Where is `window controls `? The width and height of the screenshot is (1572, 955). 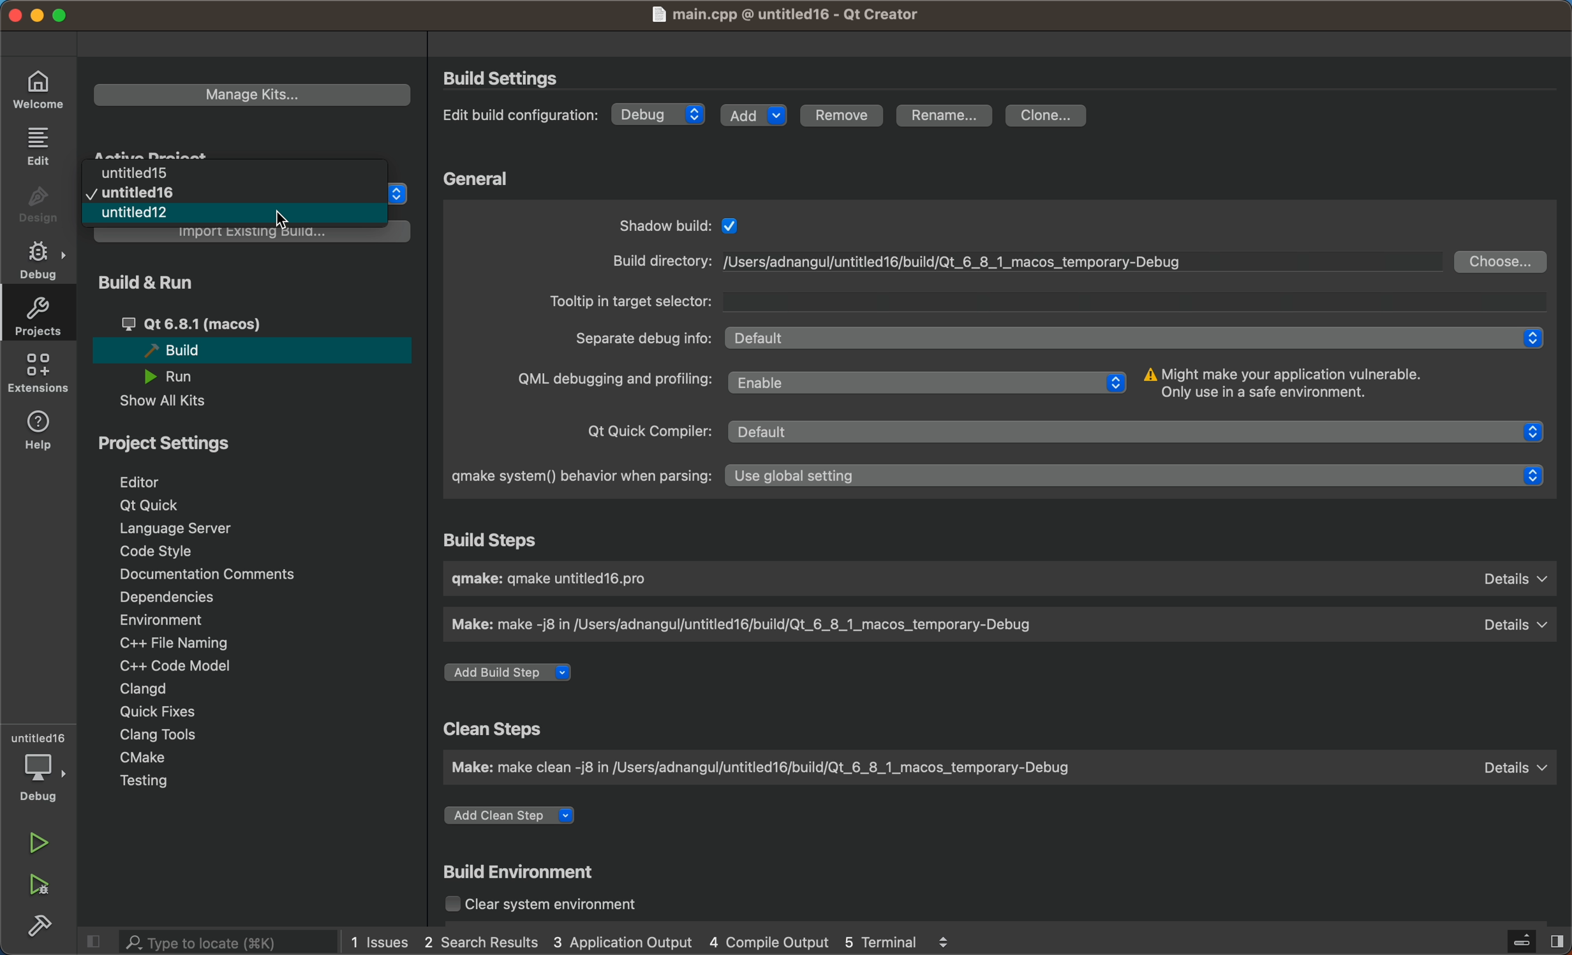
window controls  is located at coordinates (50, 16).